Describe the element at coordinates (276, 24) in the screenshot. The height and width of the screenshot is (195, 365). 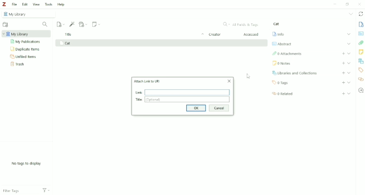
I see `Cat` at that location.